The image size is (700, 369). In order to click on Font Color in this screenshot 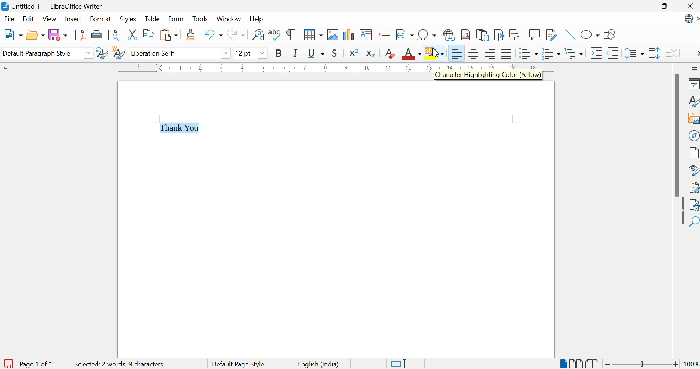, I will do `click(412, 55)`.